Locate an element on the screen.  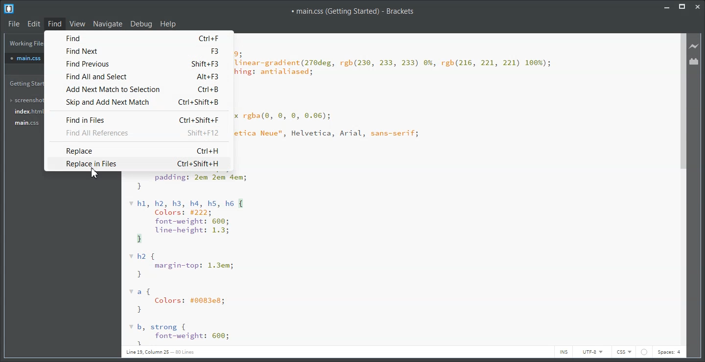
Navigate is located at coordinates (108, 23).